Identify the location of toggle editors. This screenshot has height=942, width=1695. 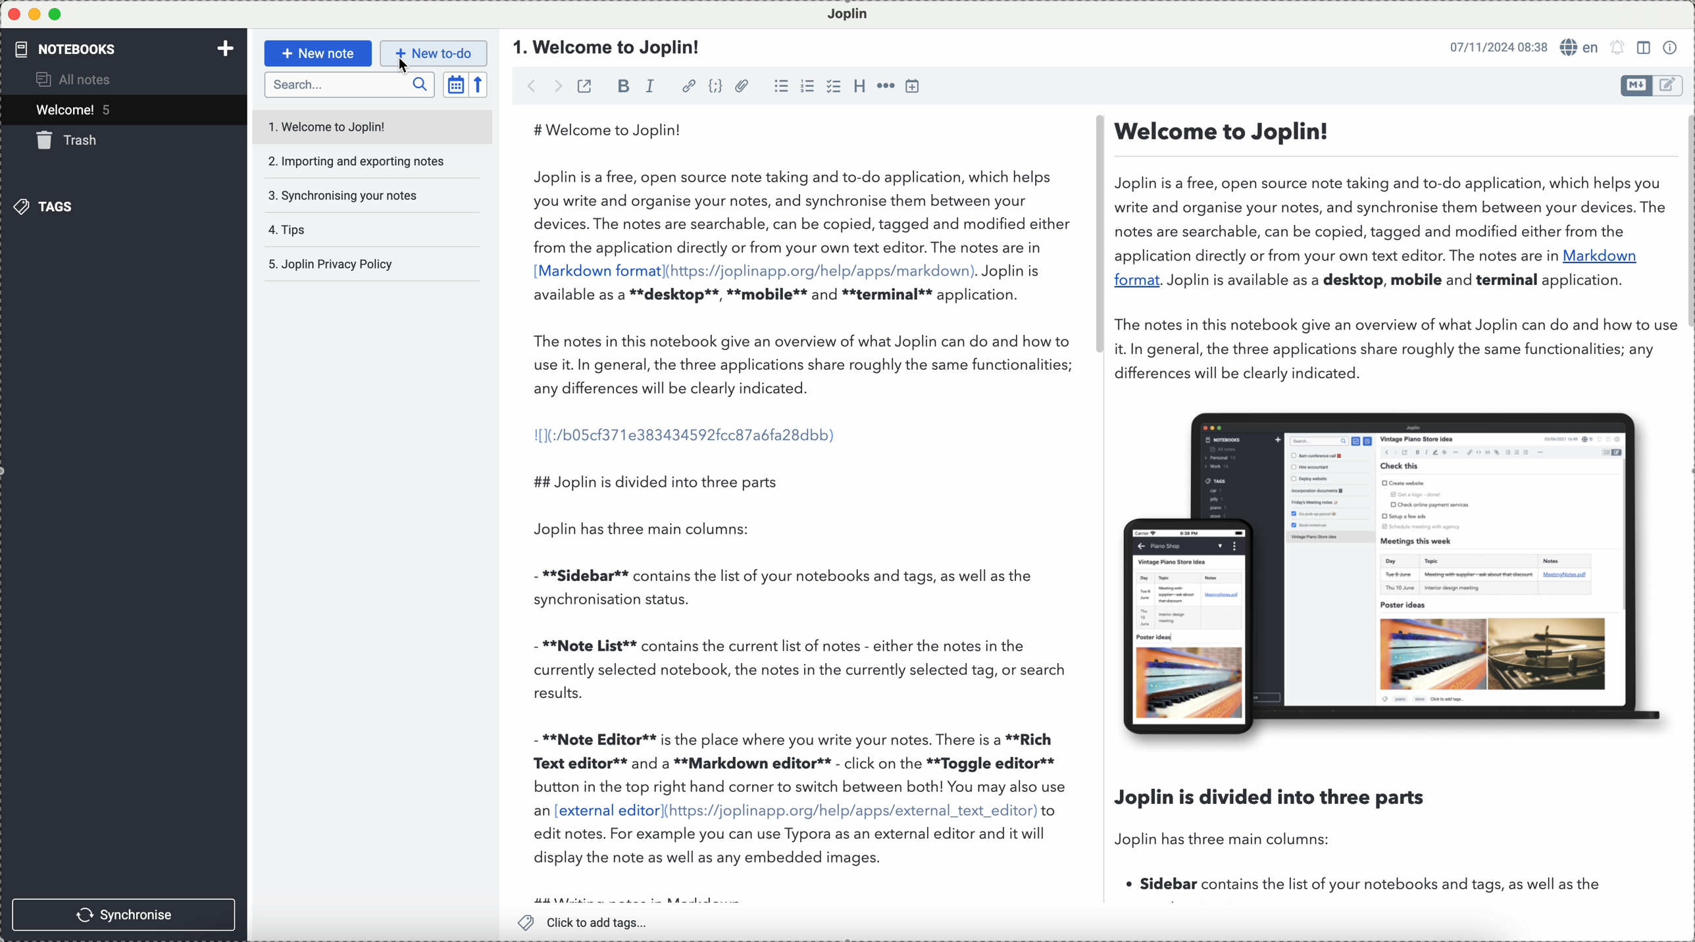
(1670, 86).